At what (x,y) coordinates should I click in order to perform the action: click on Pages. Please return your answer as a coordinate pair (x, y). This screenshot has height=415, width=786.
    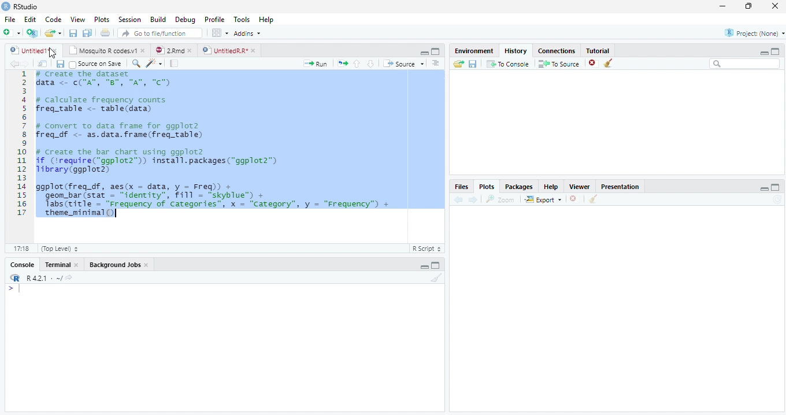
    Looking at the image, I should click on (174, 64).